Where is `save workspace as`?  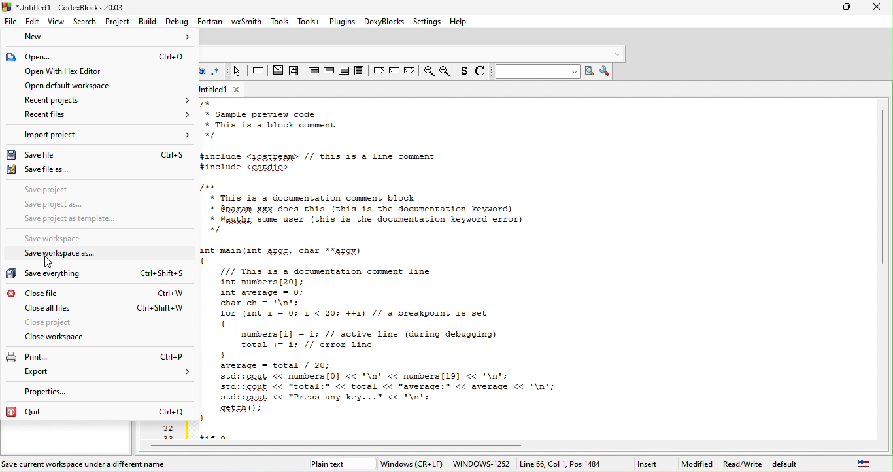
save workspace as is located at coordinates (86, 253).